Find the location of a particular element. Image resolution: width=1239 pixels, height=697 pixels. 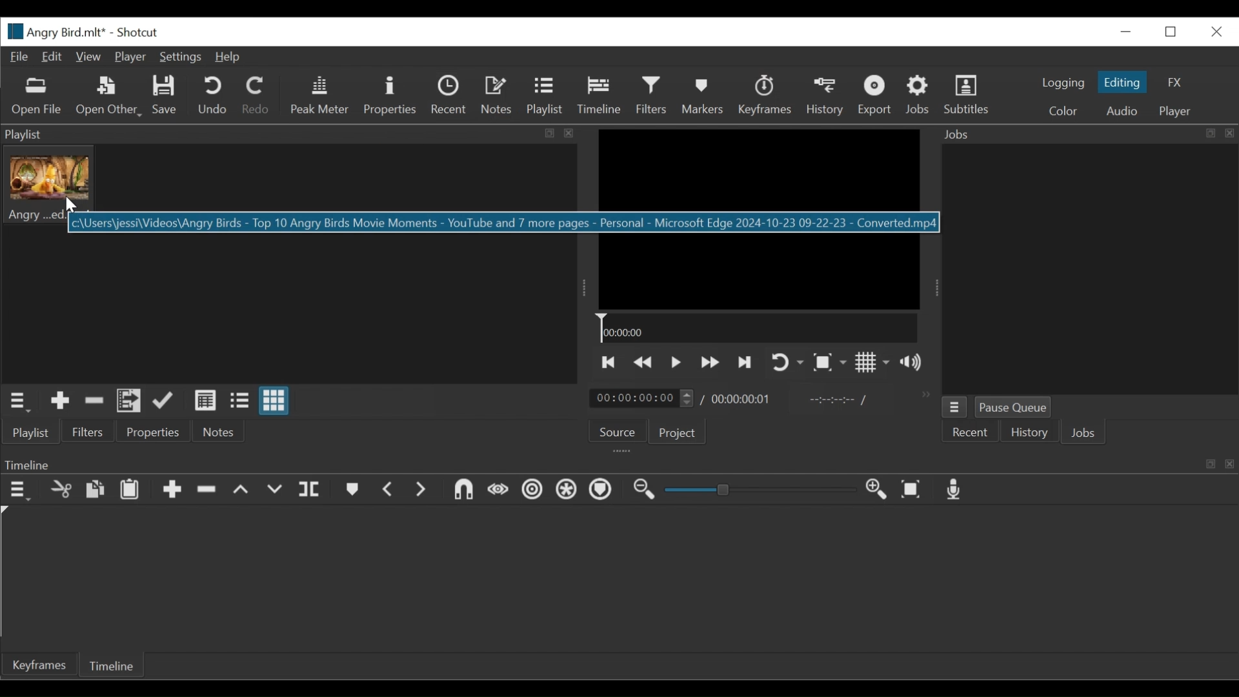

Editing is located at coordinates (1124, 82).